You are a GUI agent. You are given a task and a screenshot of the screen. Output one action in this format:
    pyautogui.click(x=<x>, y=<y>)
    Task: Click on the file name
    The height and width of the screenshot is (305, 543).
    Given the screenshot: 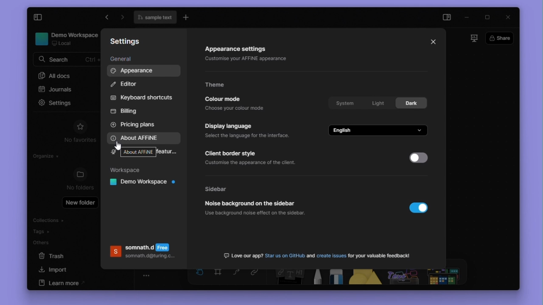 What is the action you would take?
    pyautogui.click(x=155, y=18)
    